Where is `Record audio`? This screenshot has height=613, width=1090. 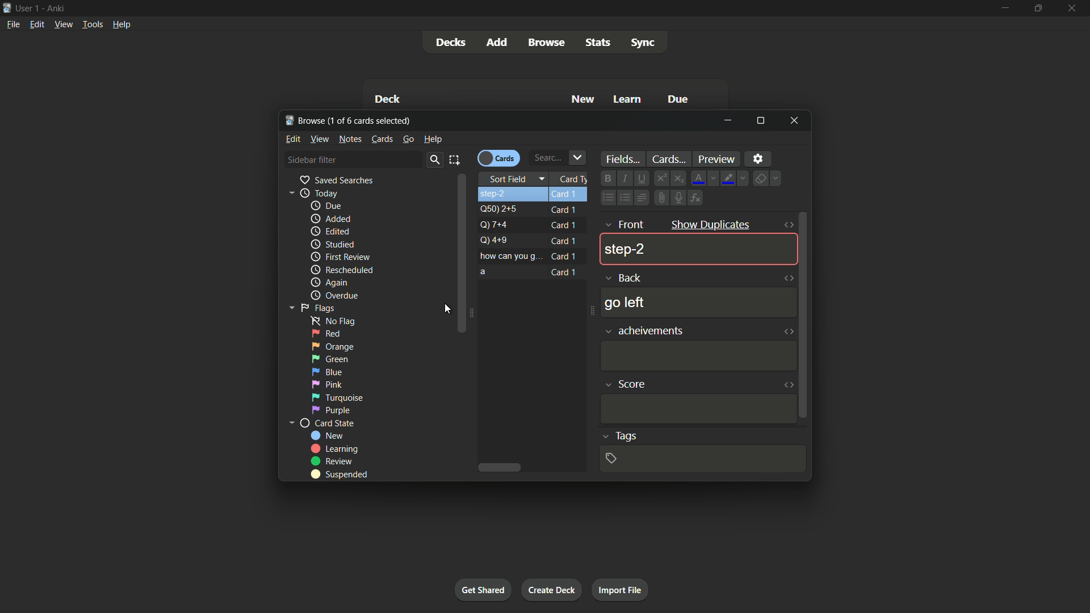
Record audio is located at coordinates (661, 198).